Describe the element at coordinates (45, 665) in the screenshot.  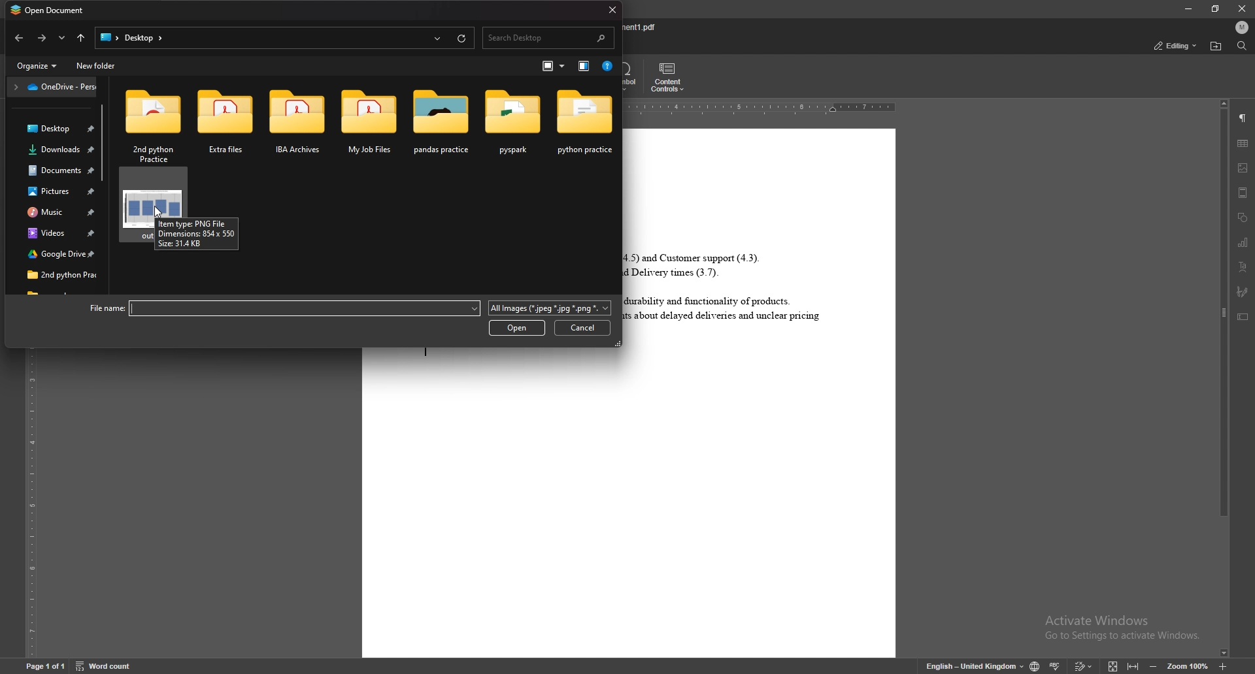
I see `page` at that location.